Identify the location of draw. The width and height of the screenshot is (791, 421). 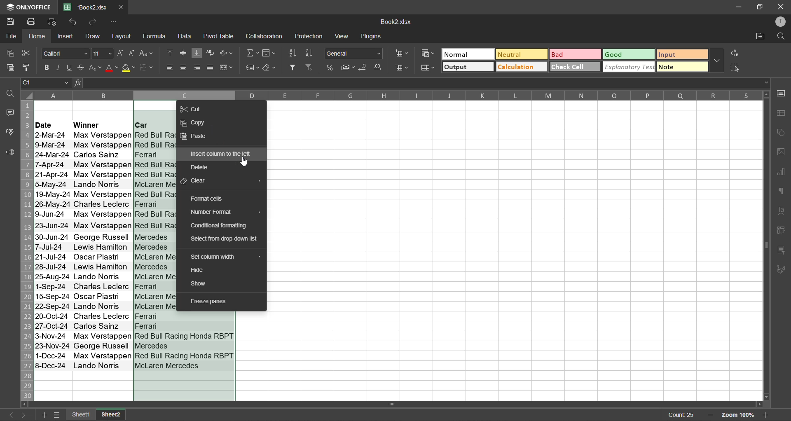
(96, 37).